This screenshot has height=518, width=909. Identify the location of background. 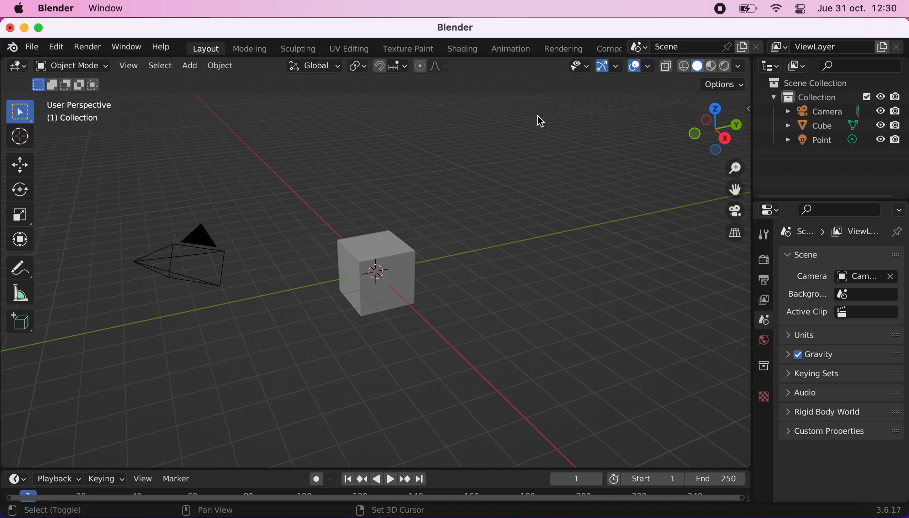
(807, 294).